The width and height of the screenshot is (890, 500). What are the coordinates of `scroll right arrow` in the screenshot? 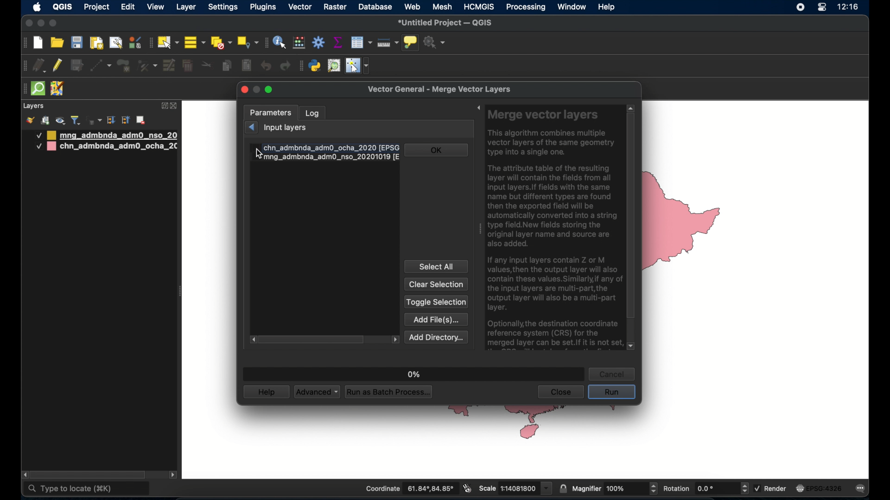 It's located at (173, 476).